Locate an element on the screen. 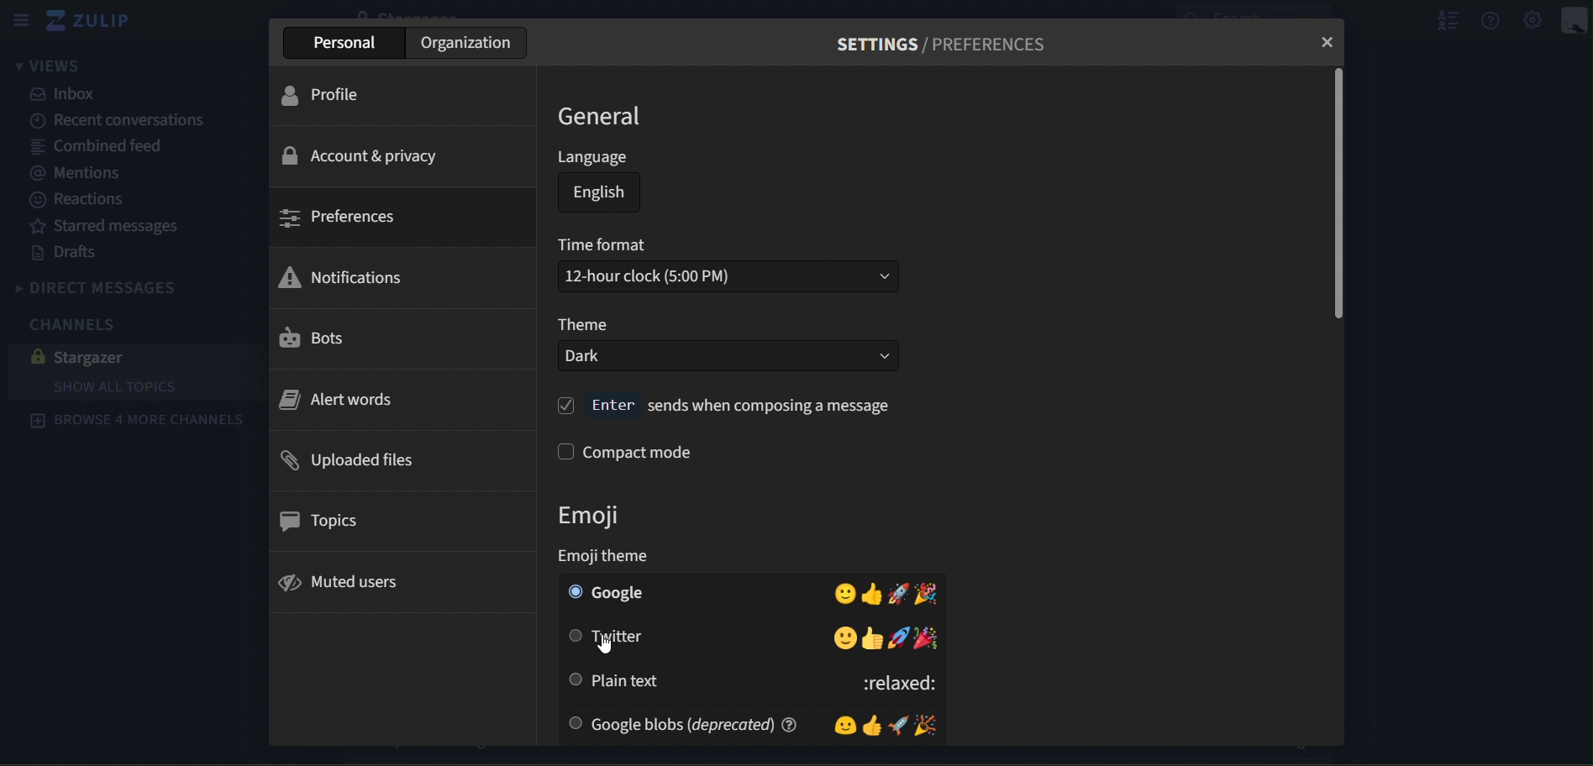 The width and height of the screenshot is (1593, 766). cursor is located at coordinates (607, 645).